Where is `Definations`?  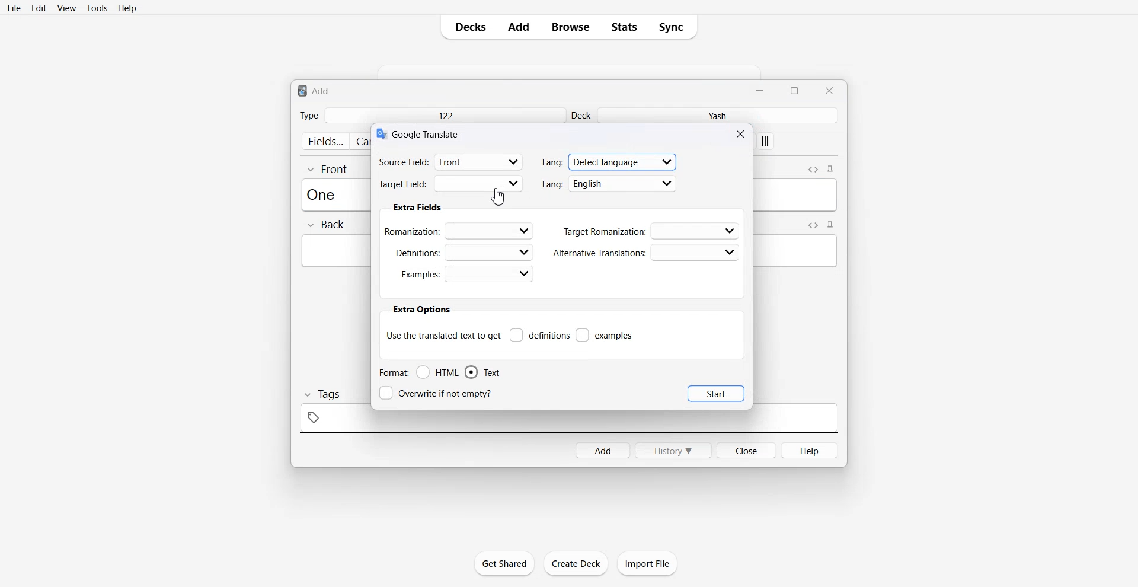 Definations is located at coordinates (462, 251).